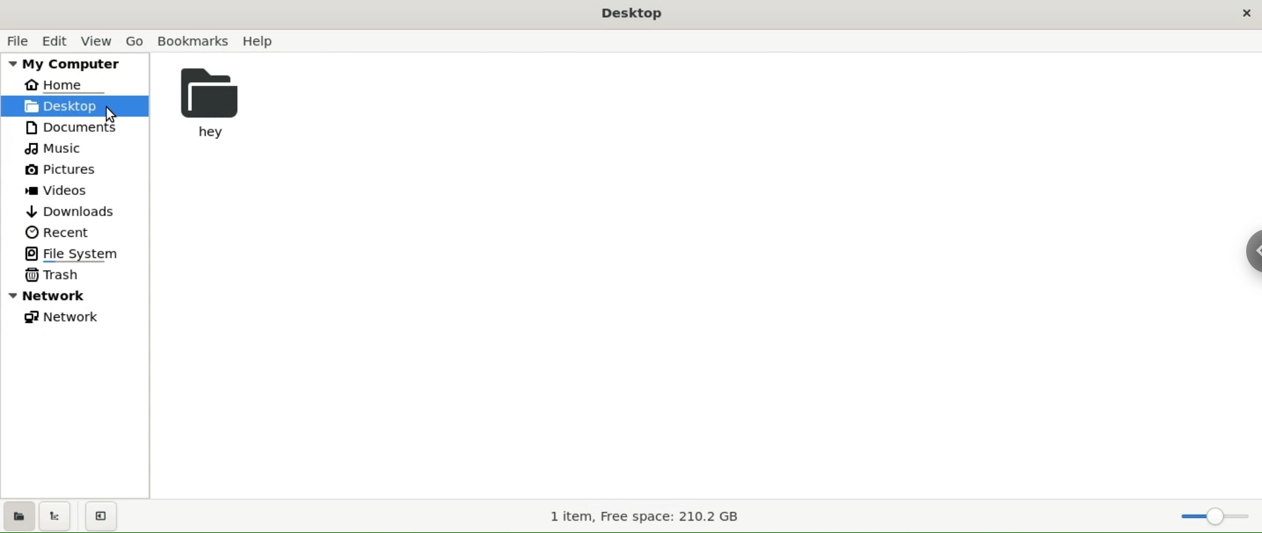 Image resolution: width=1262 pixels, height=533 pixels. What do you see at coordinates (109, 113) in the screenshot?
I see `cursor` at bounding box center [109, 113].